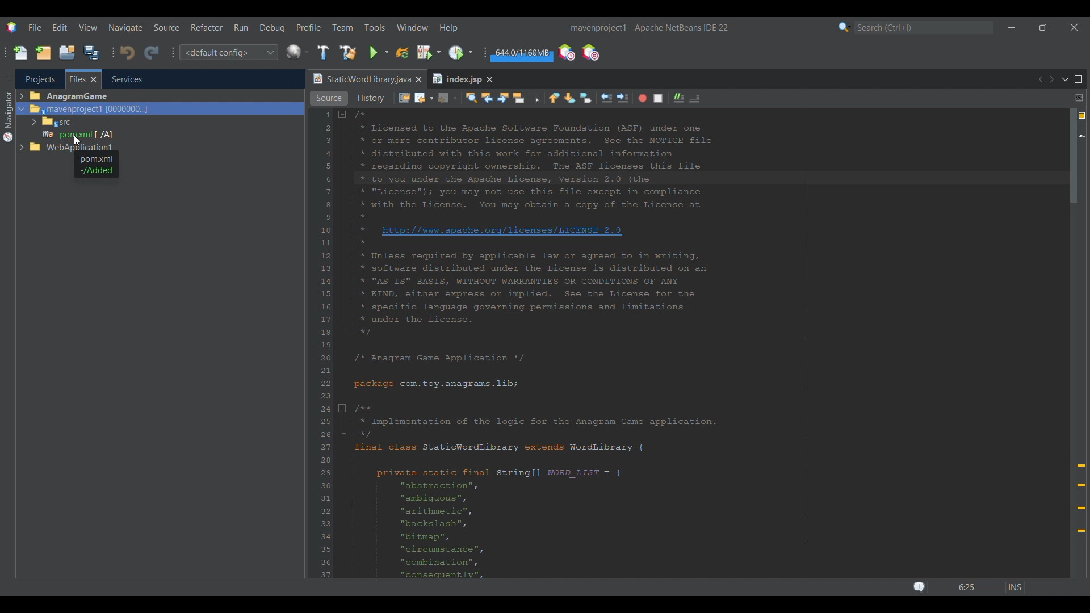 The height and width of the screenshot is (613, 1090). Describe the element at coordinates (228, 52) in the screenshot. I see `Configuration options` at that location.